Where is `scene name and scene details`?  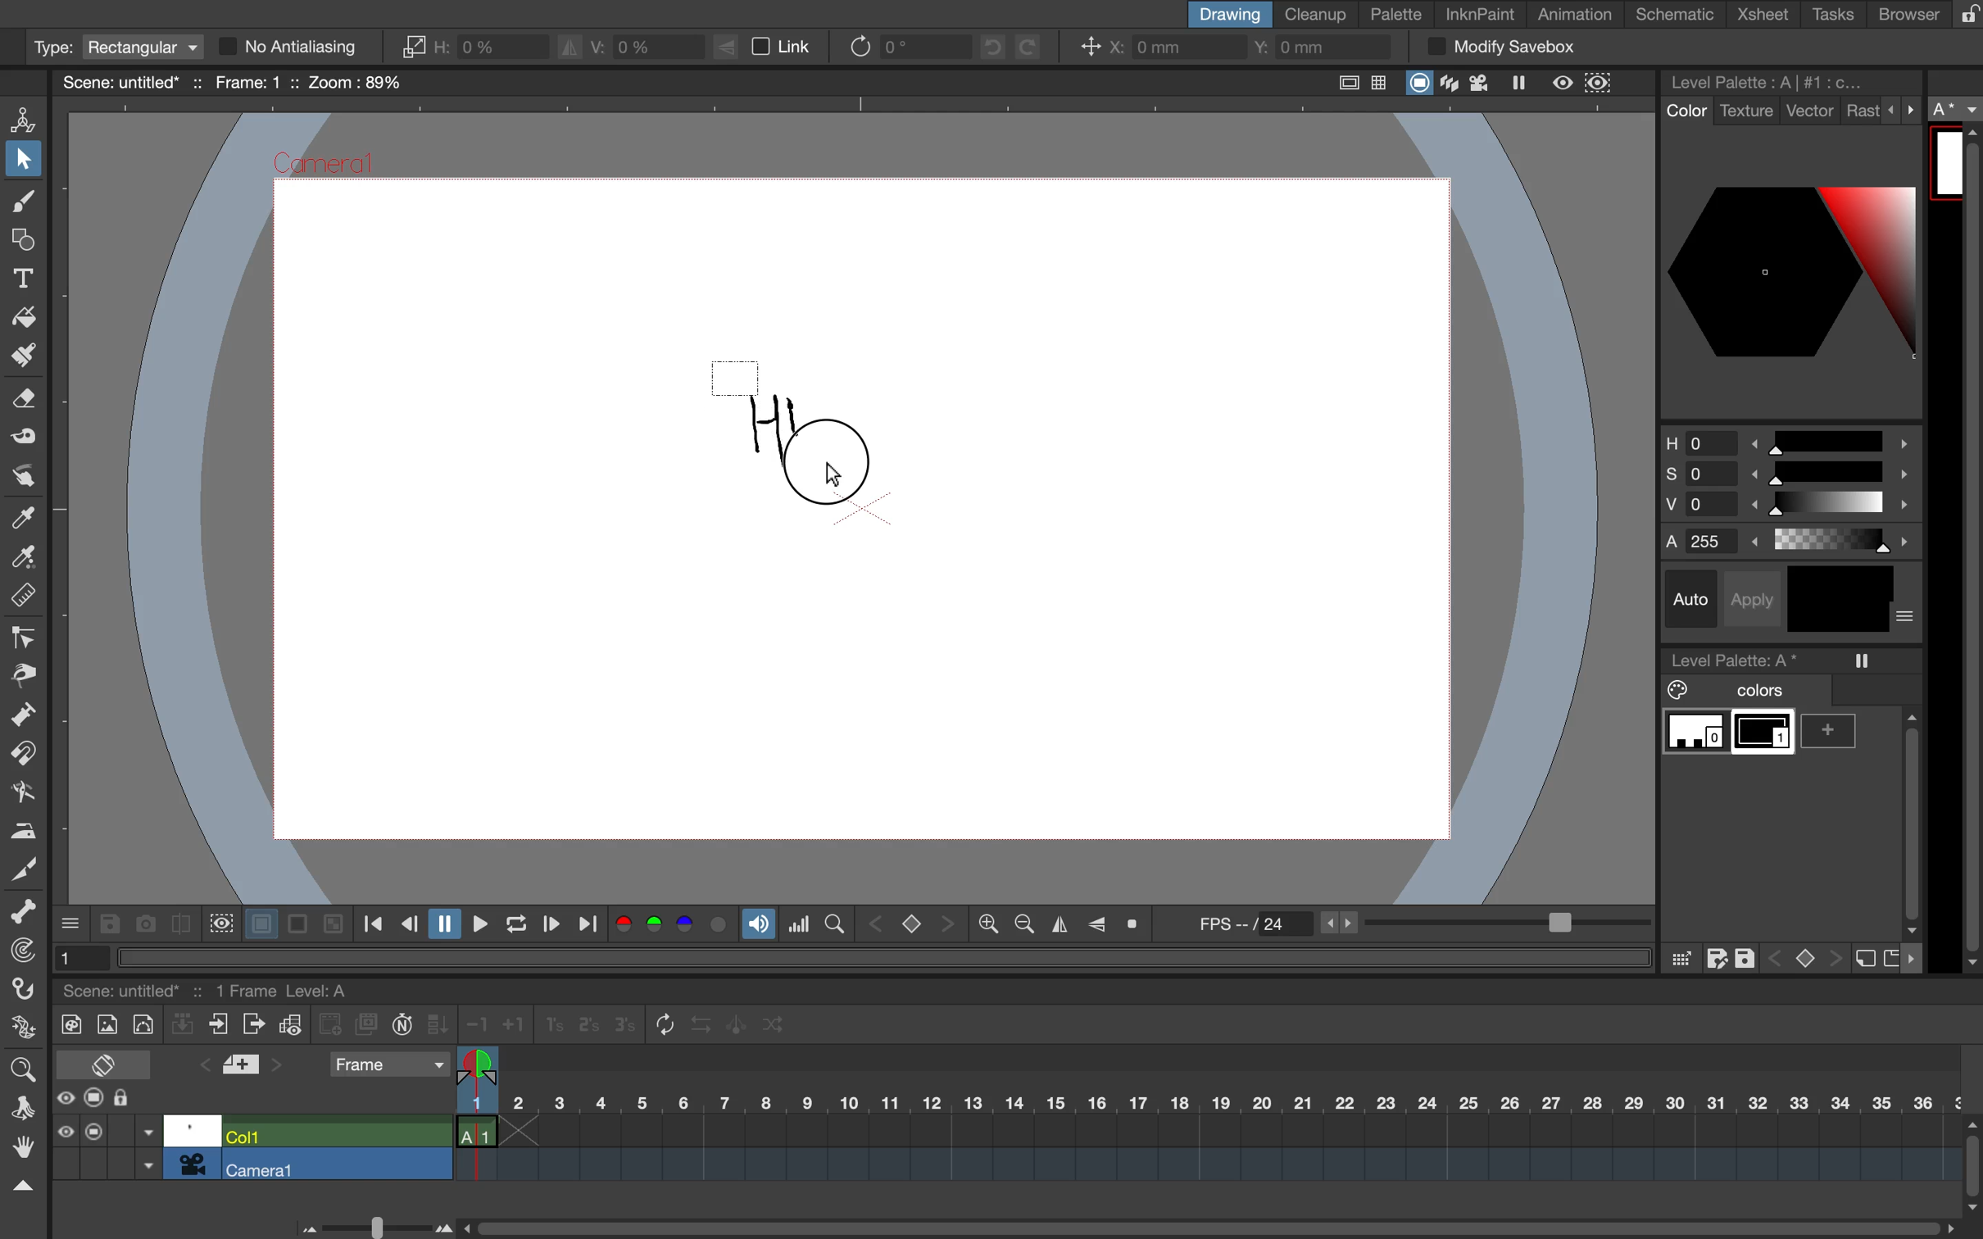
scene name and scene details is located at coordinates (232, 82).